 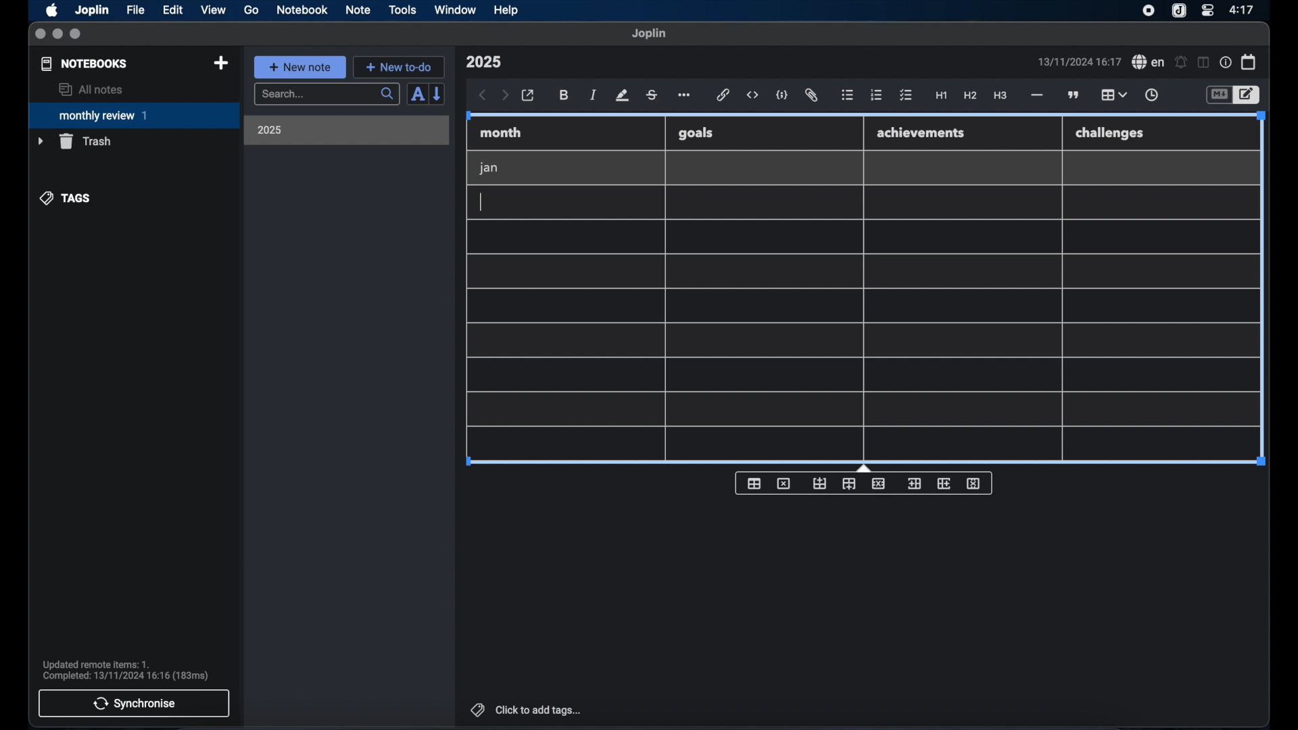 What do you see at coordinates (1207, 9) in the screenshot?
I see `control center` at bounding box center [1207, 9].